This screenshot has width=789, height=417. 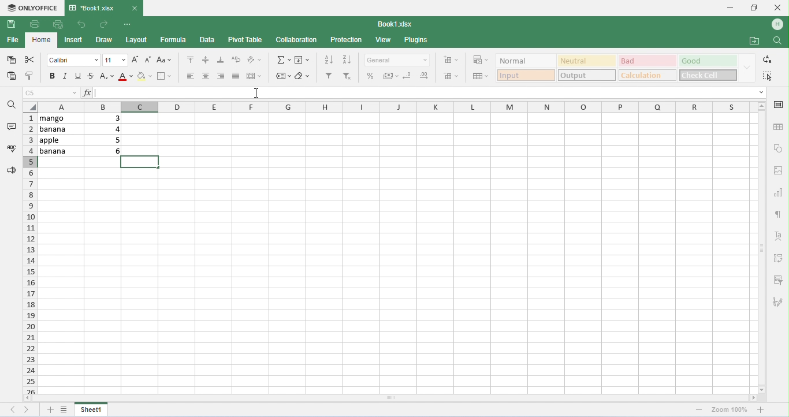 What do you see at coordinates (776, 236) in the screenshot?
I see `text settings` at bounding box center [776, 236].